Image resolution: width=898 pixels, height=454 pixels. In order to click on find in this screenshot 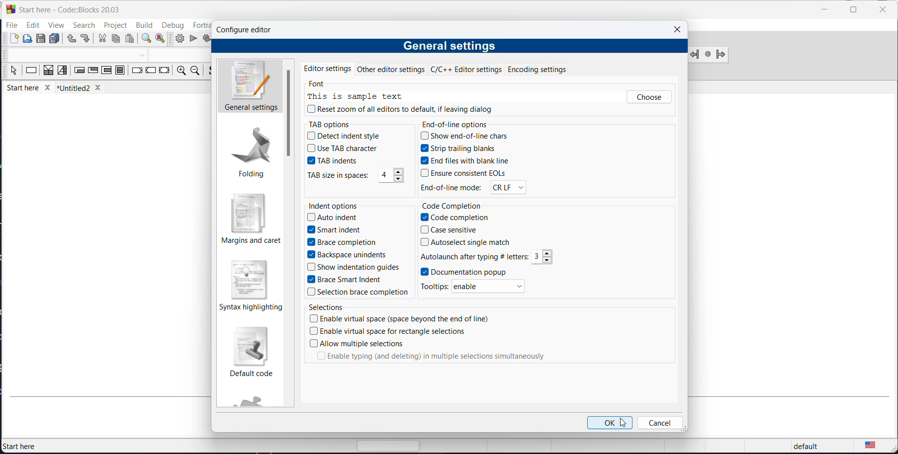, I will do `click(145, 40)`.